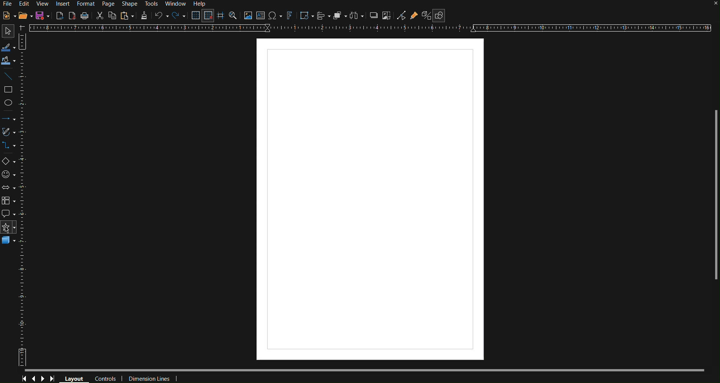 Image resolution: width=720 pixels, height=383 pixels. What do you see at coordinates (105, 378) in the screenshot?
I see `Controls` at bounding box center [105, 378].